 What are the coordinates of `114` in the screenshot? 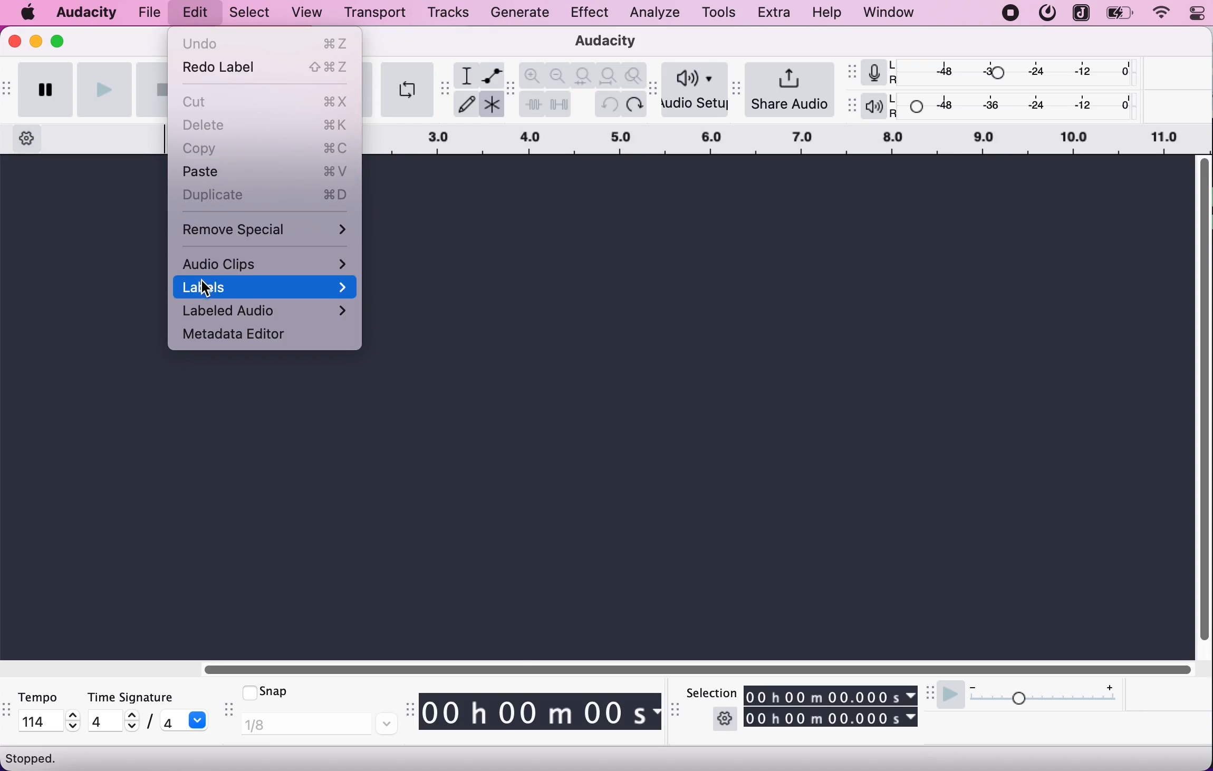 It's located at (41, 720).